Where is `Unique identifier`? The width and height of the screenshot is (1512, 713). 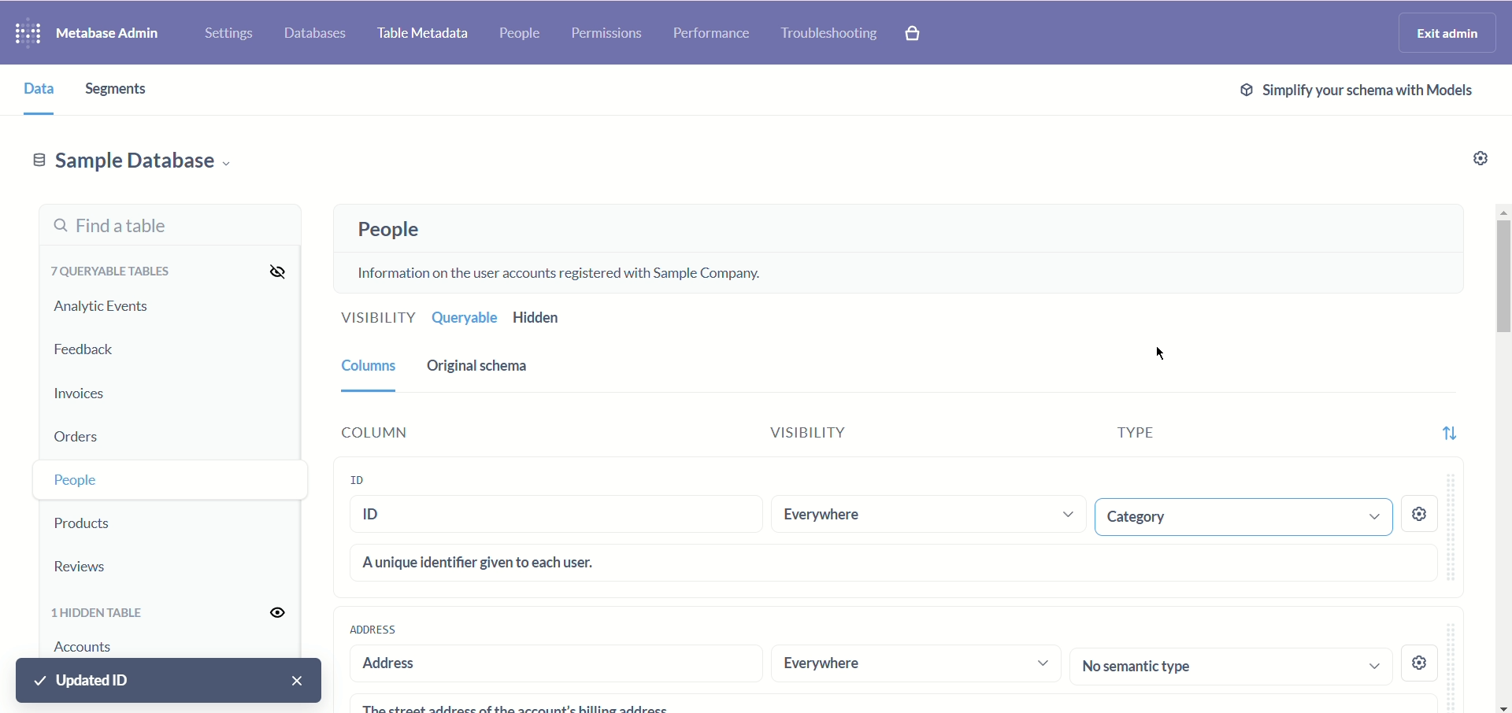 Unique identifier is located at coordinates (895, 562).